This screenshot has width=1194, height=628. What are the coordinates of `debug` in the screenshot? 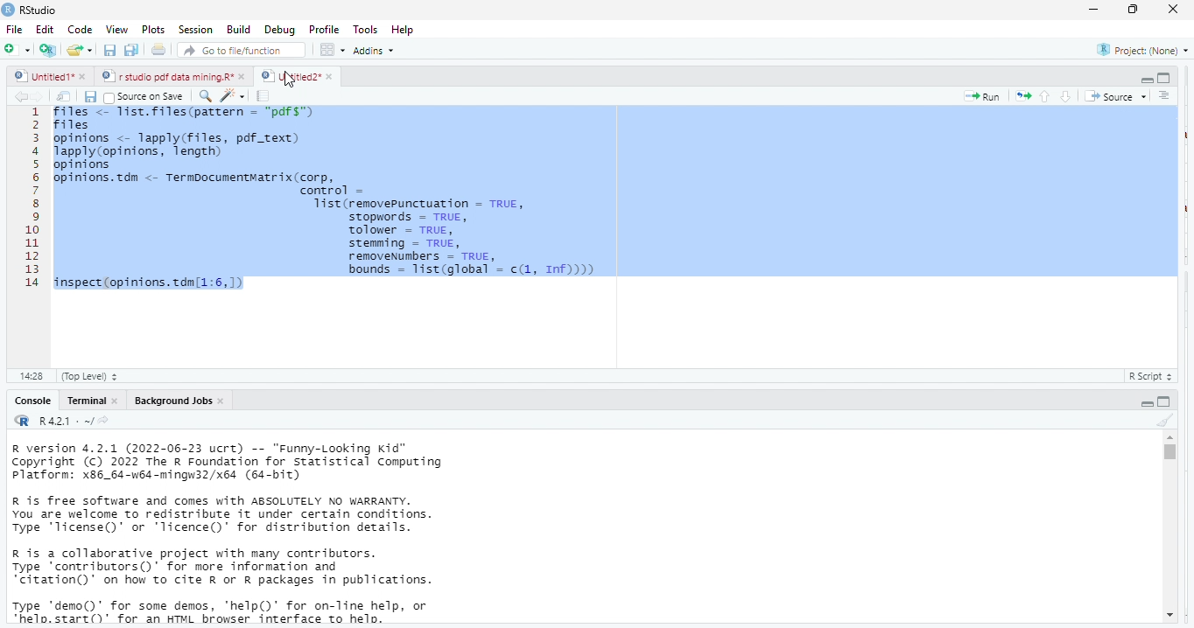 It's located at (277, 29).